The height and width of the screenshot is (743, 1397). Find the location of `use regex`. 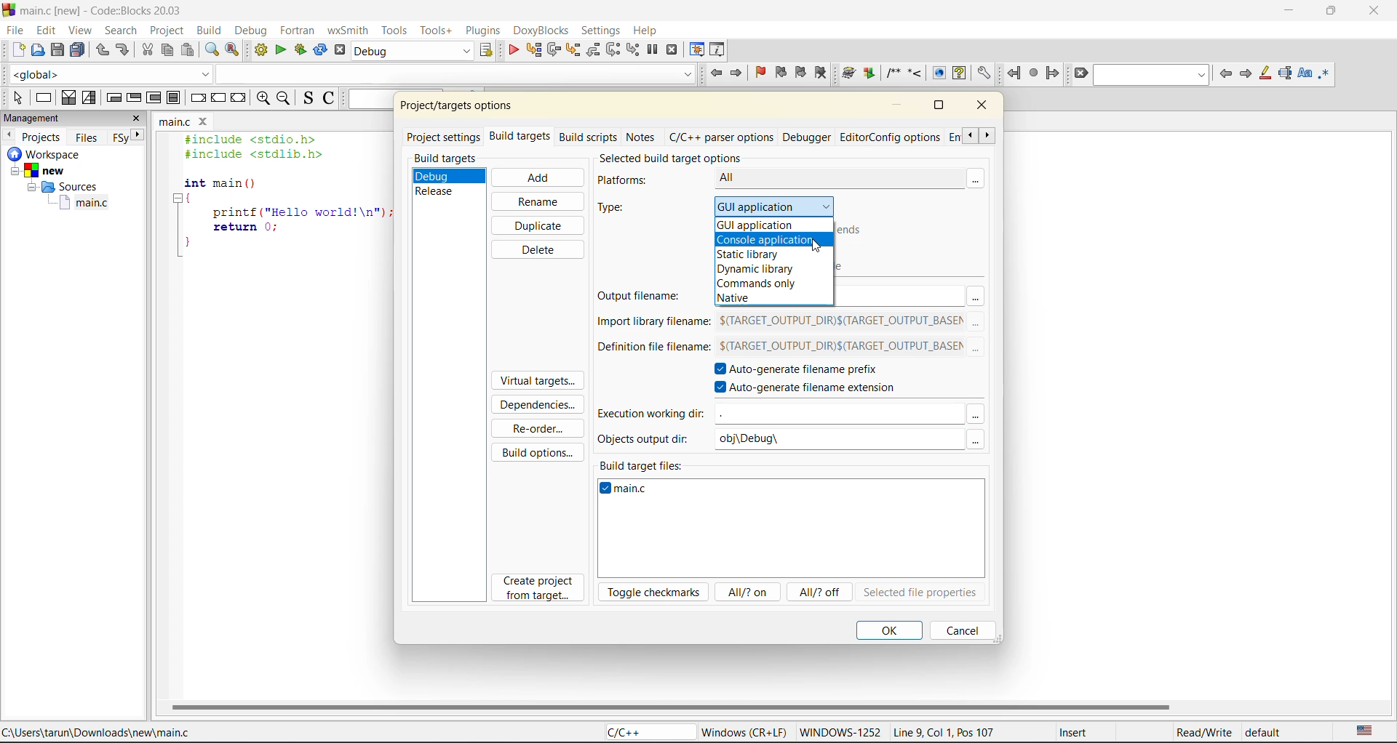

use regex is located at coordinates (1328, 73).